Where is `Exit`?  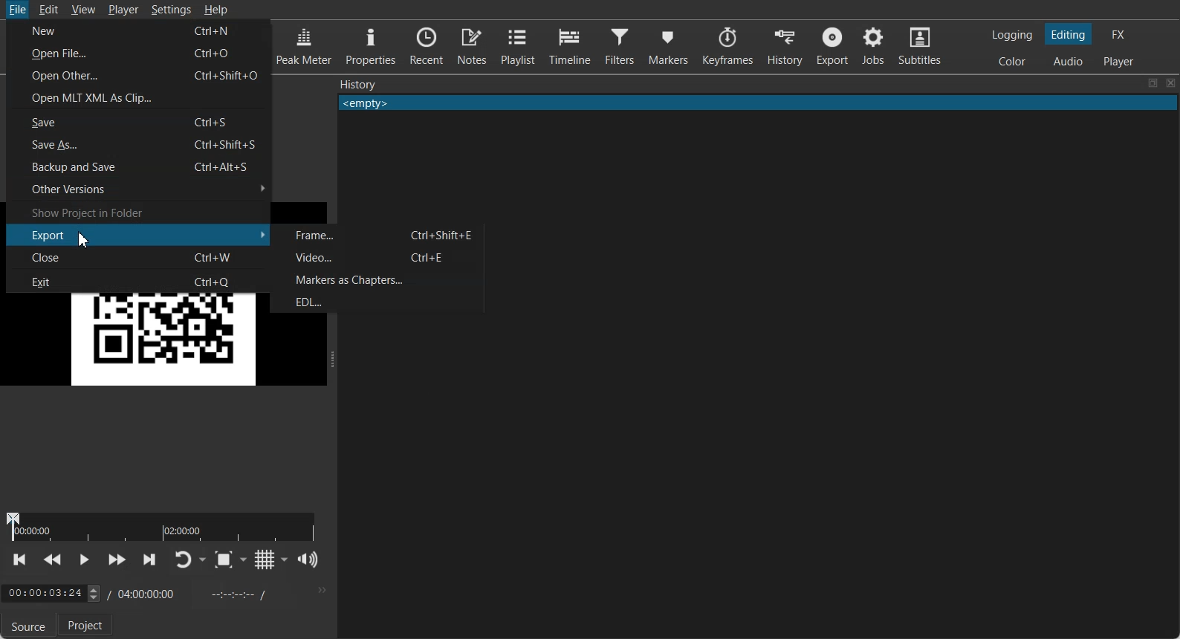
Exit is located at coordinates (82, 279).